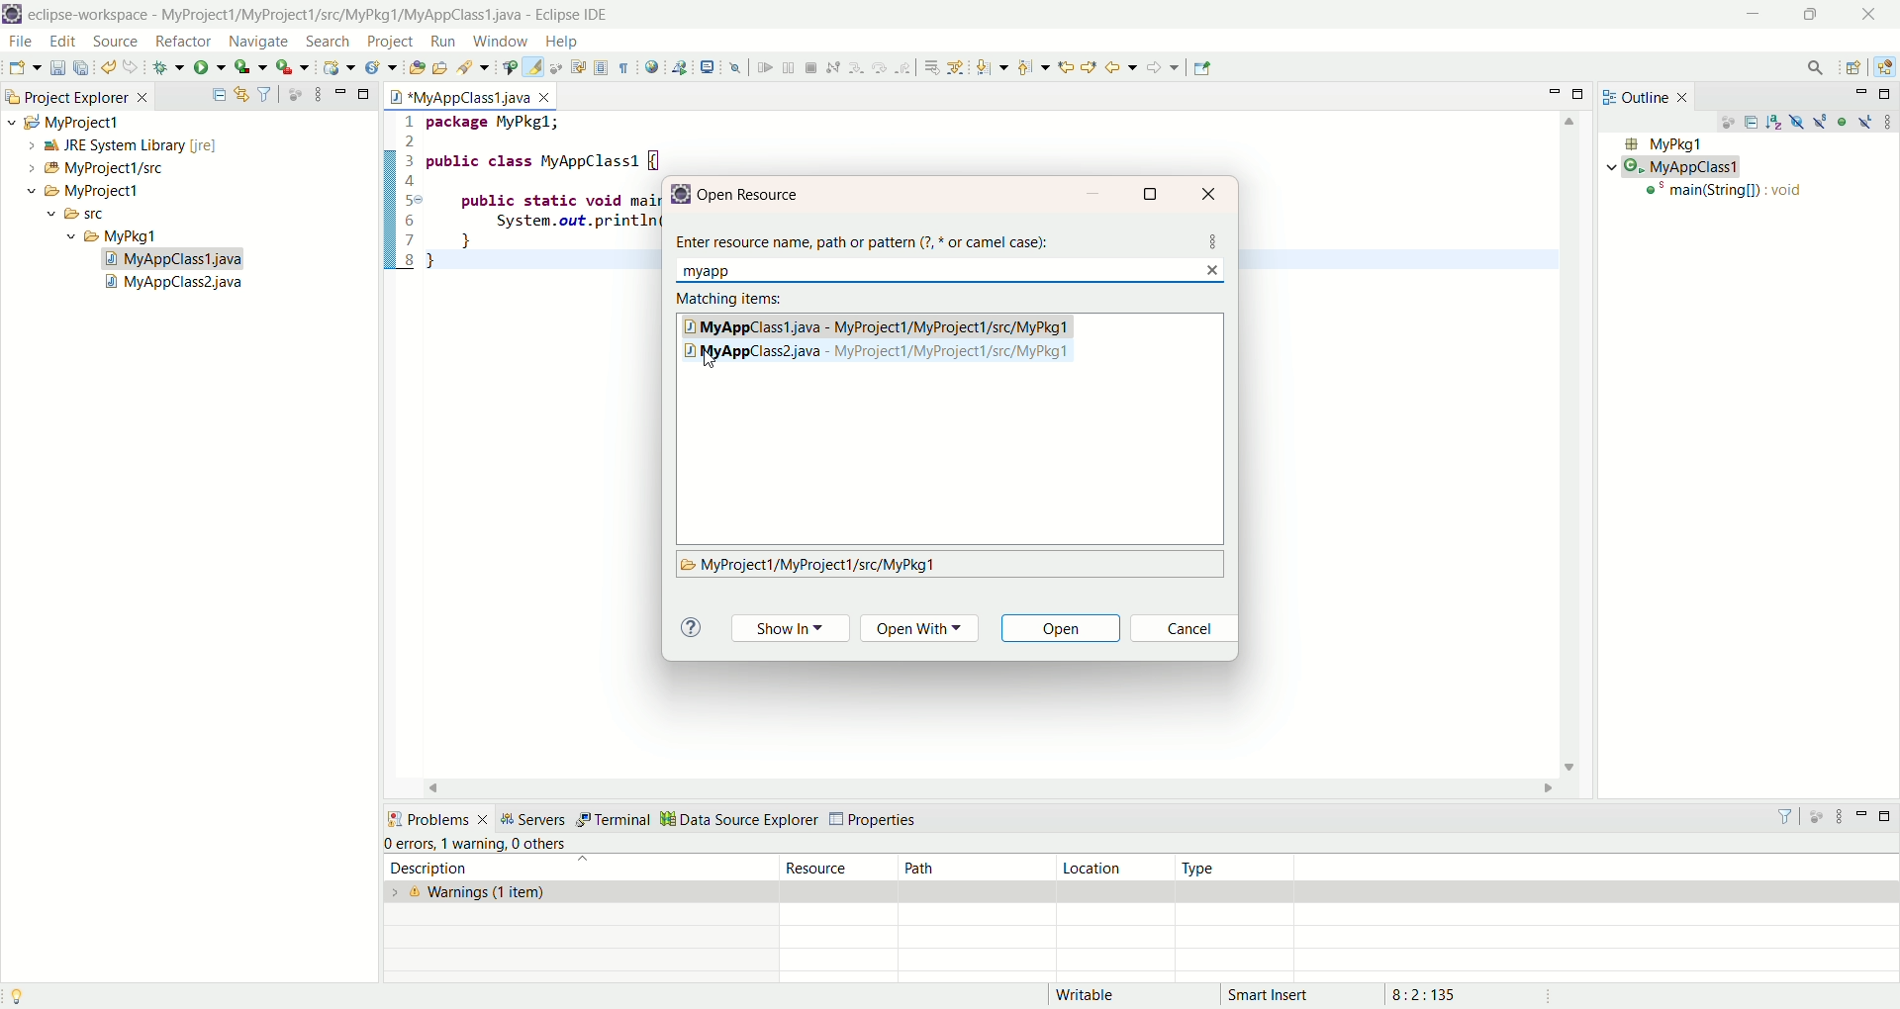 The width and height of the screenshot is (1900, 1009). I want to click on open perspective, so click(1853, 67).